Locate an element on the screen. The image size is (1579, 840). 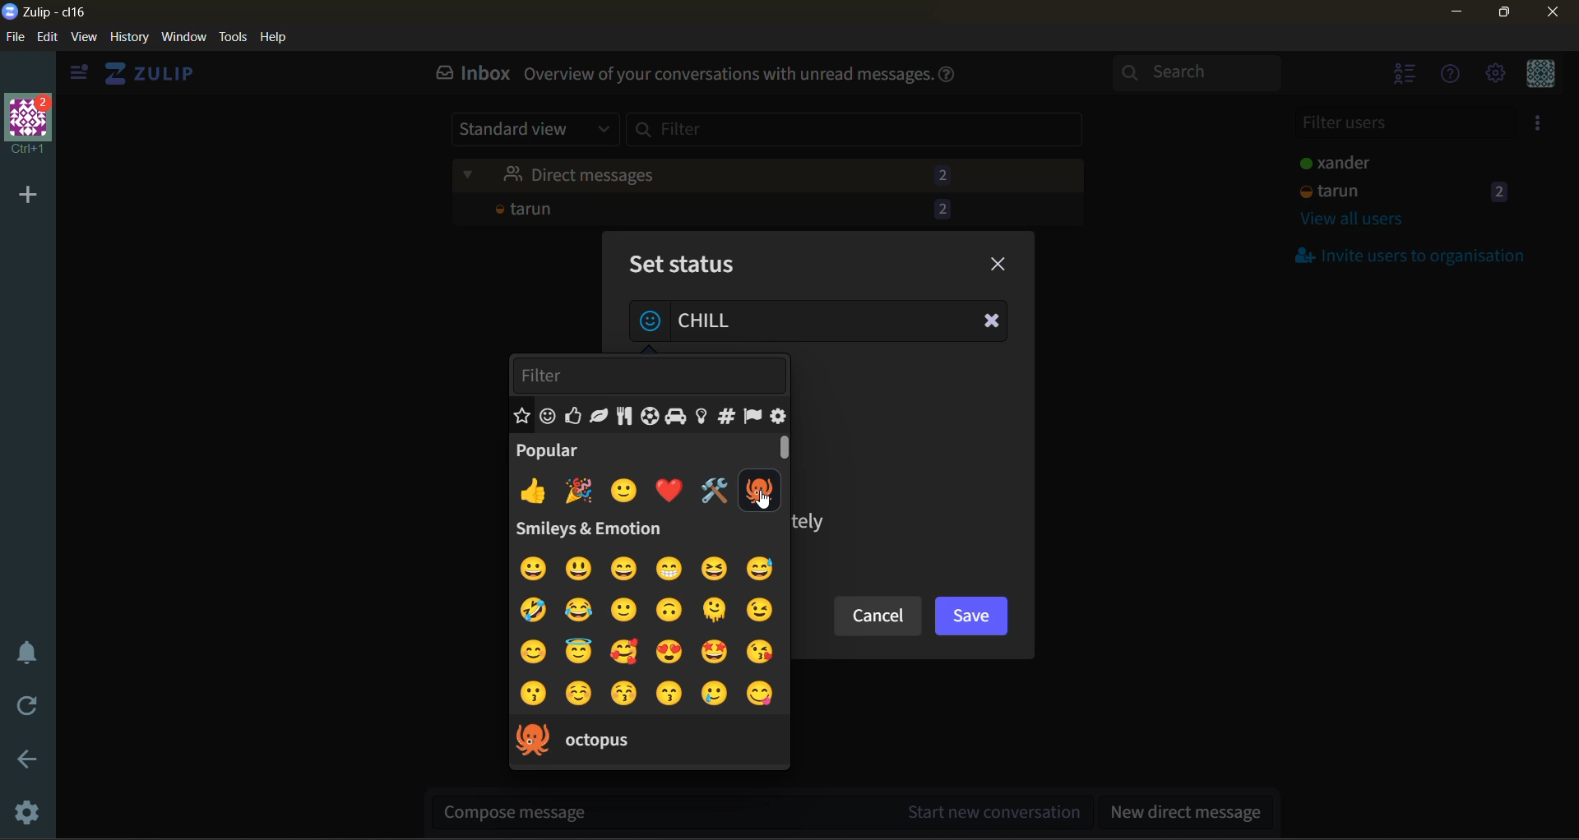
emoji is located at coordinates (623, 652).